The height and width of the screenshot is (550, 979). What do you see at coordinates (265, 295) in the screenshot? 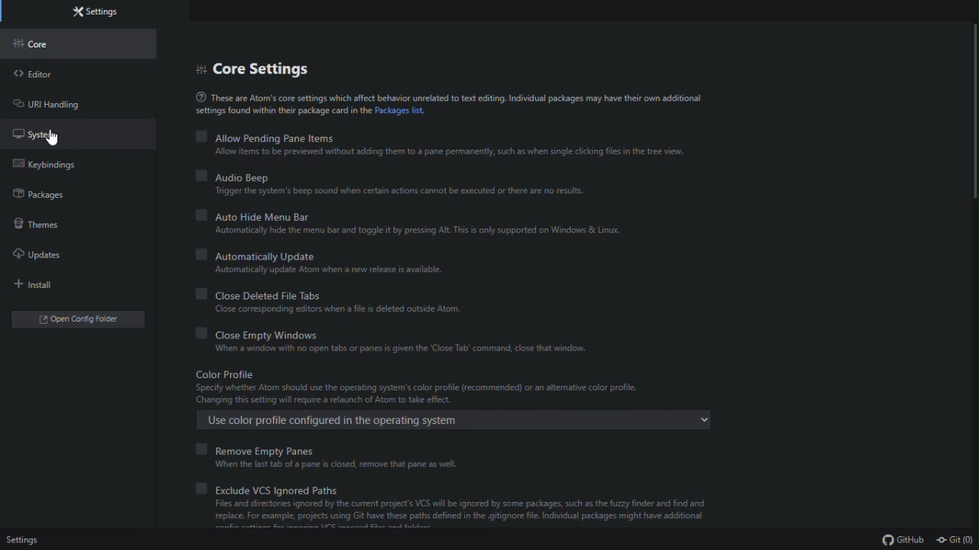
I see `Close Deleted File Tabs` at bounding box center [265, 295].